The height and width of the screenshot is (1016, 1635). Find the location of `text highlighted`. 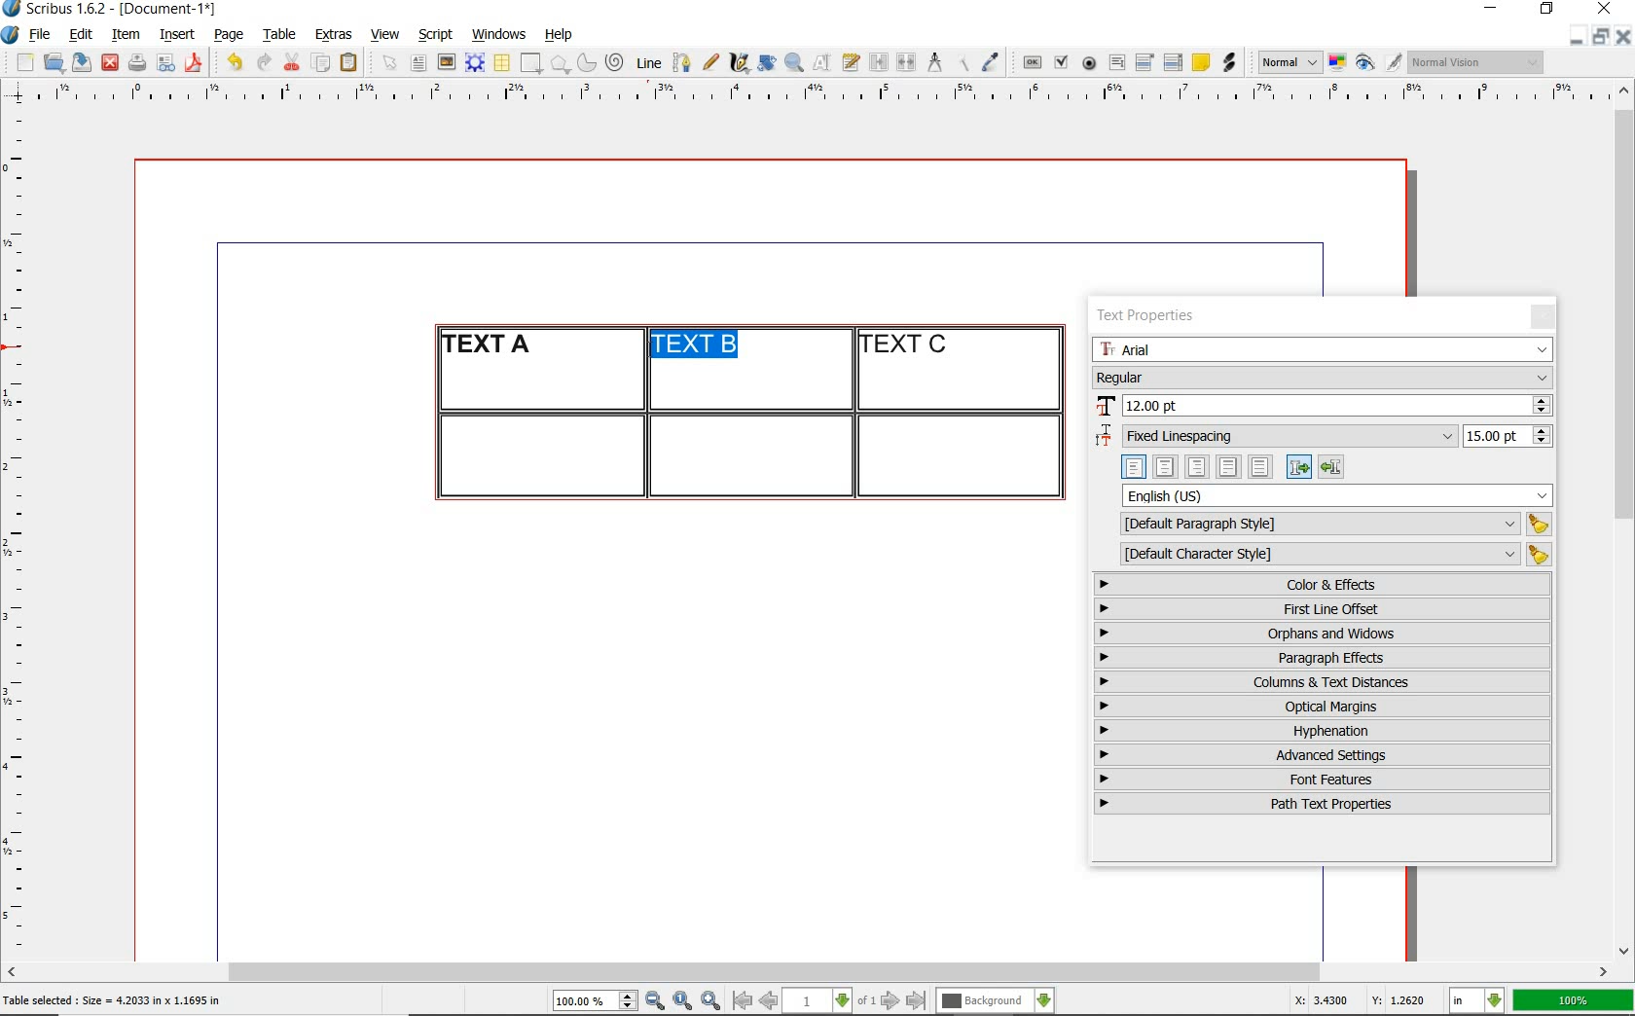

text highlighted is located at coordinates (691, 345).